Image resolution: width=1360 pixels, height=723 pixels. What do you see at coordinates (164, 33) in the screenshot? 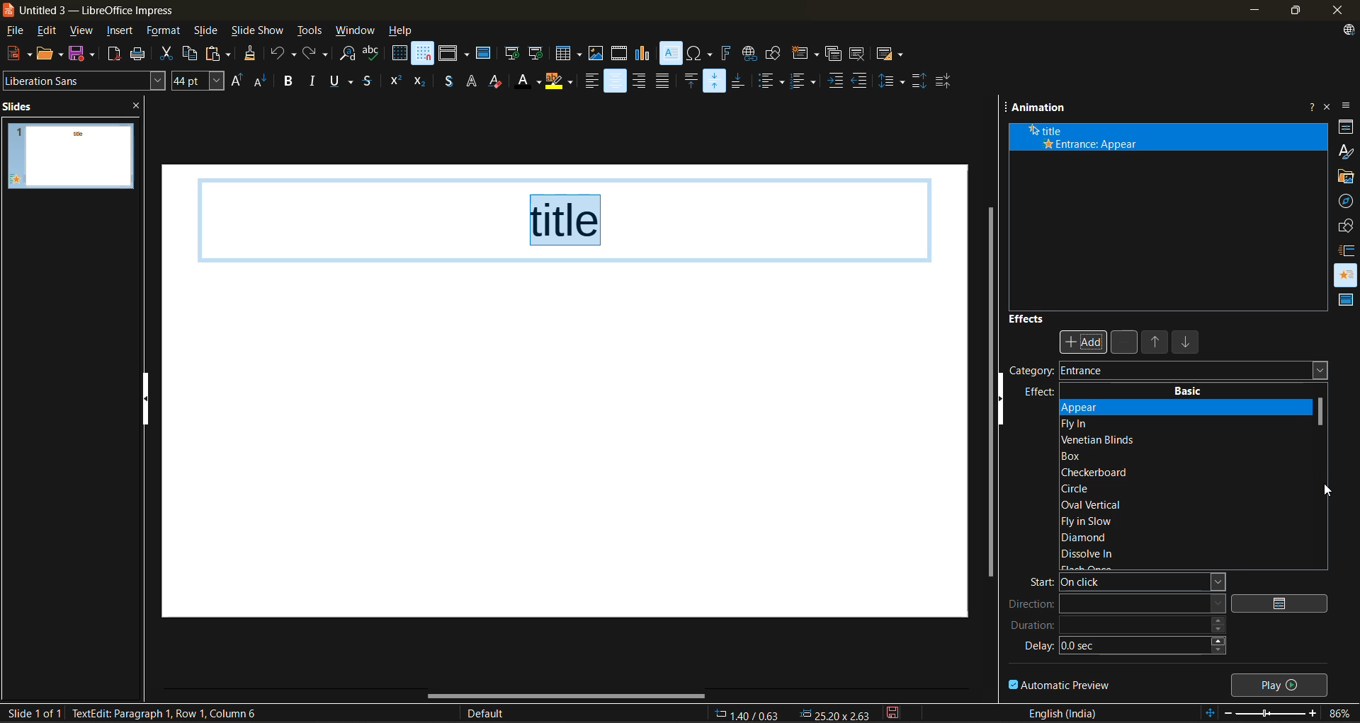
I see `format` at bounding box center [164, 33].